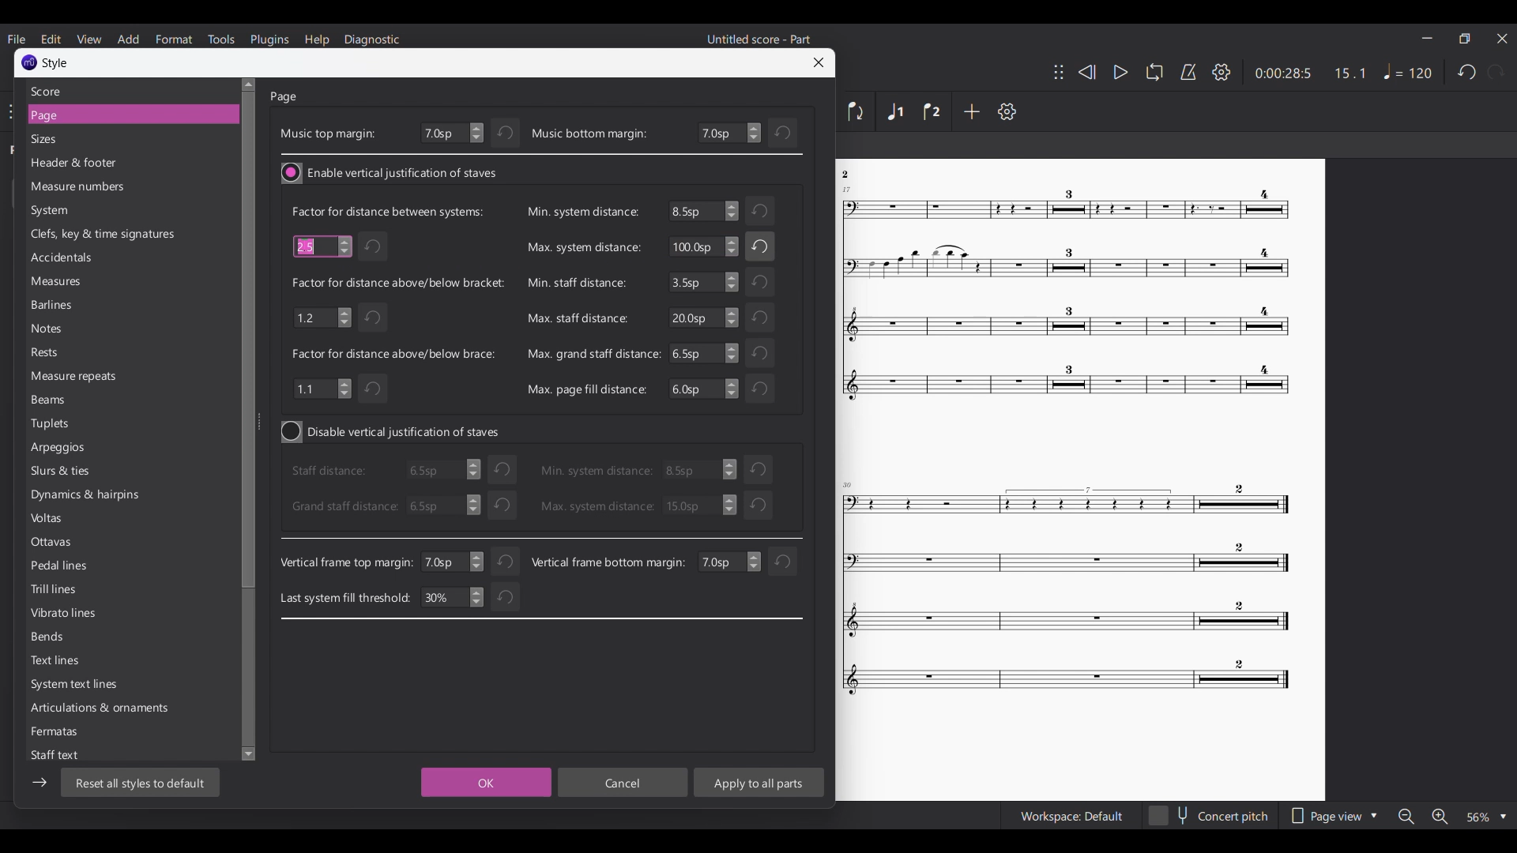  Describe the element at coordinates (88, 39) in the screenshot. I see `View menu` at that location.